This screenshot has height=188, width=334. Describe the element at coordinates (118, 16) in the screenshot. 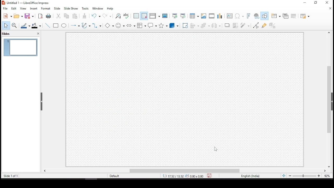

I see `find and replace` at that location.